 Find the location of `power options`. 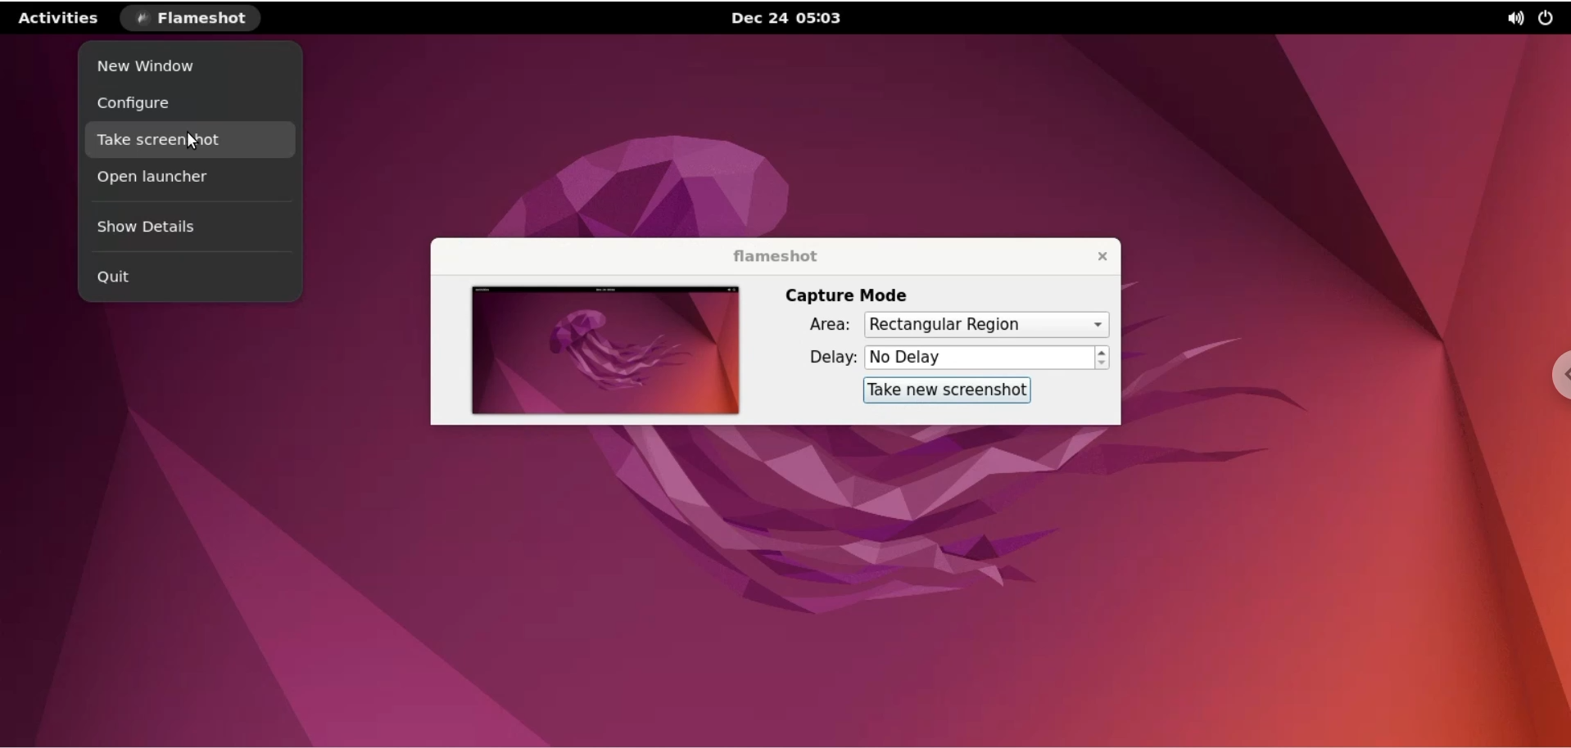

power options is located at coordinates (1550, 16).